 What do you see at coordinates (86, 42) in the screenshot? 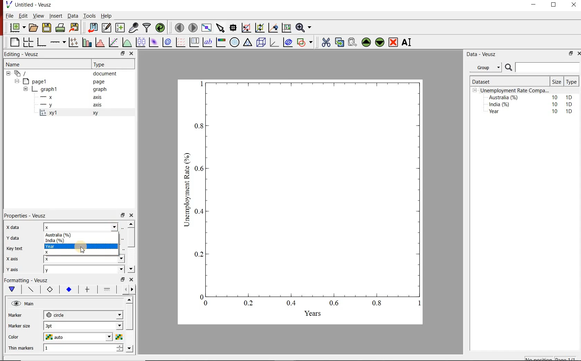
I see `bar graphs` at bounding box center [86, 42].